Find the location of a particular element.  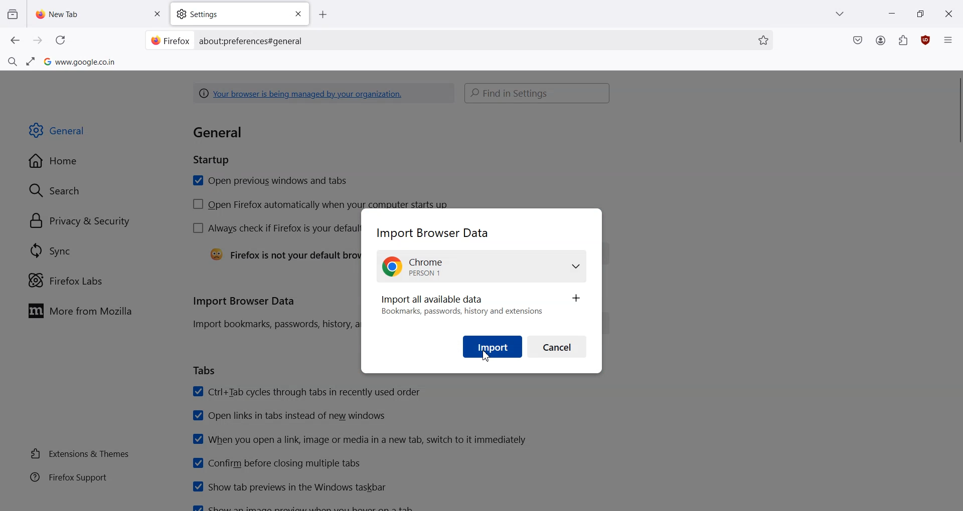

Tabs is located at coordinates (205, 371).